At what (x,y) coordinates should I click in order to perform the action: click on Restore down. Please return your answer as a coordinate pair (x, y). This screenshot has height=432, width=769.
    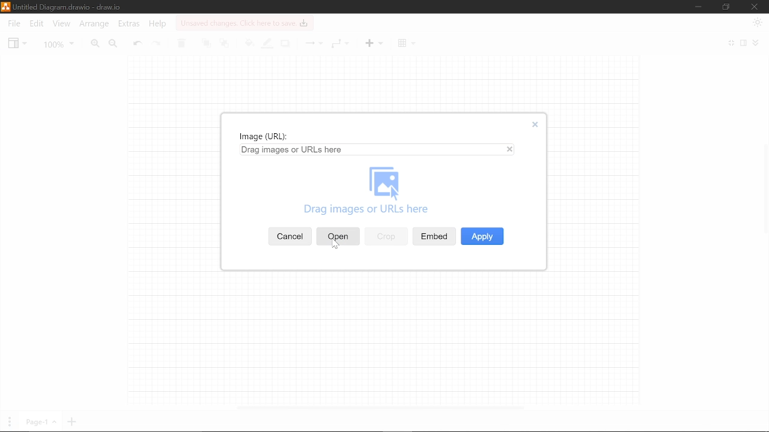
    Looking at the image, I should click on (726, 7).